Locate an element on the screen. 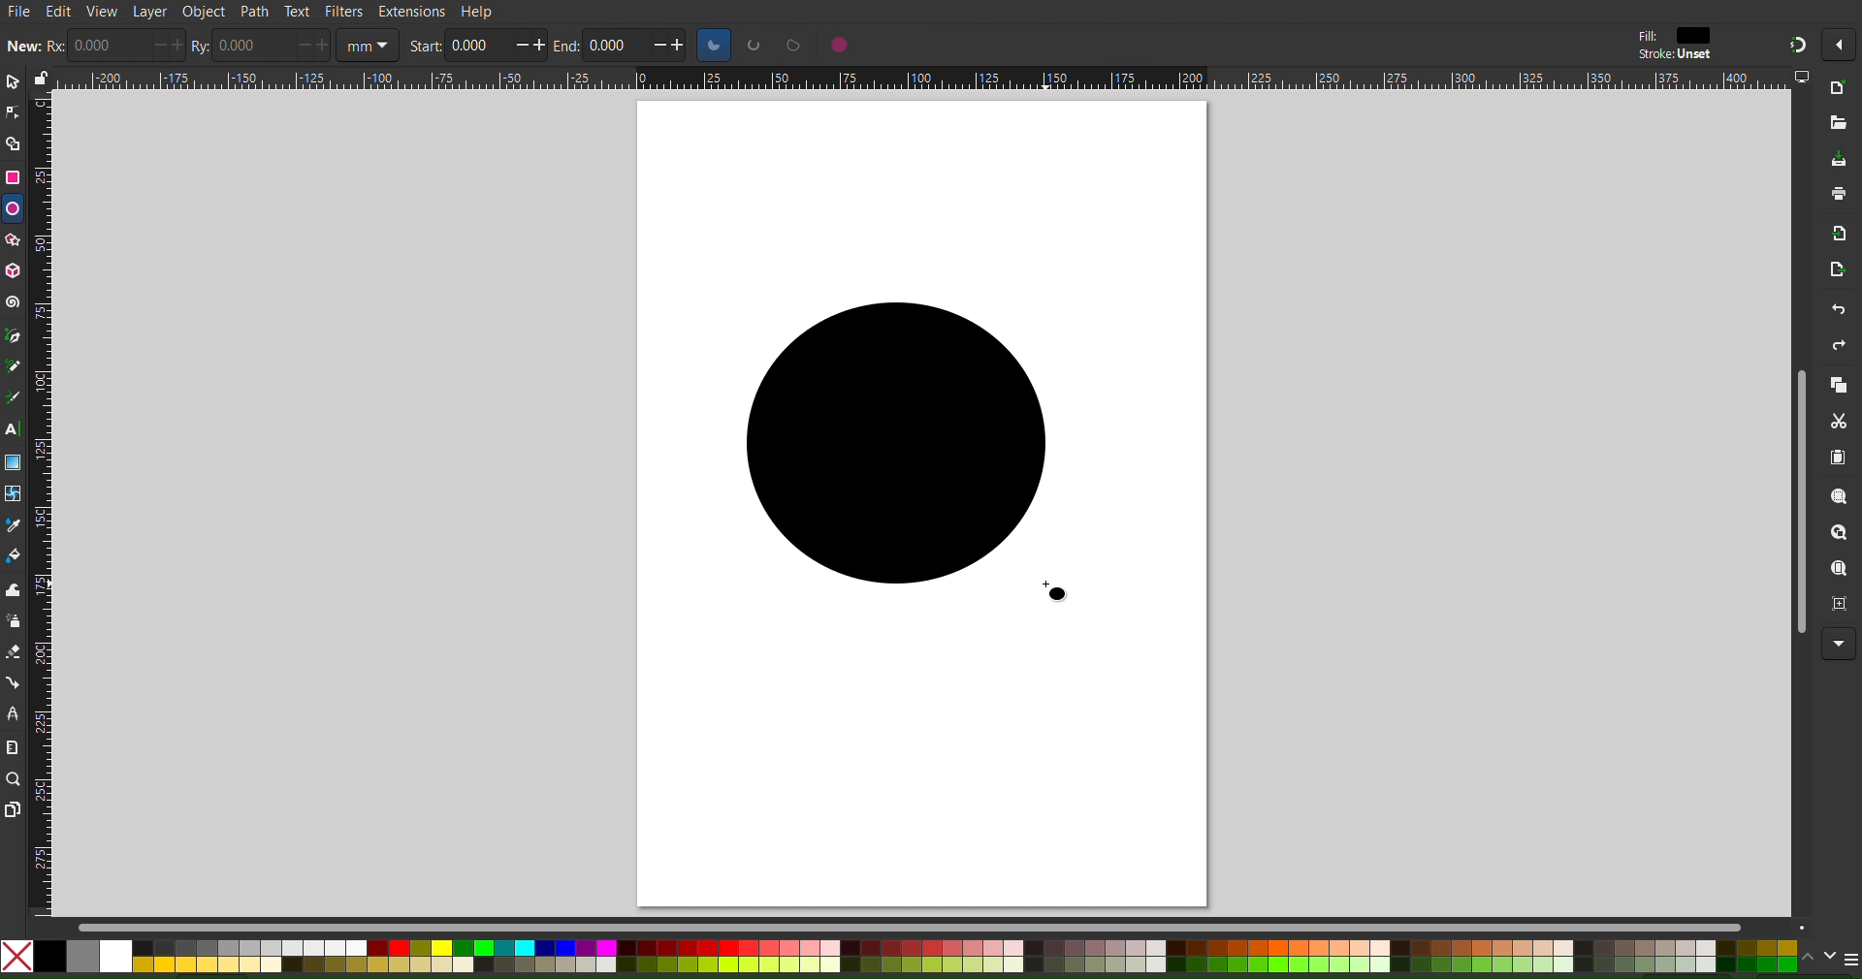 Image resolution: width=1862 pixels, height=979 pixels. unit is located at coordinates (365, 43).